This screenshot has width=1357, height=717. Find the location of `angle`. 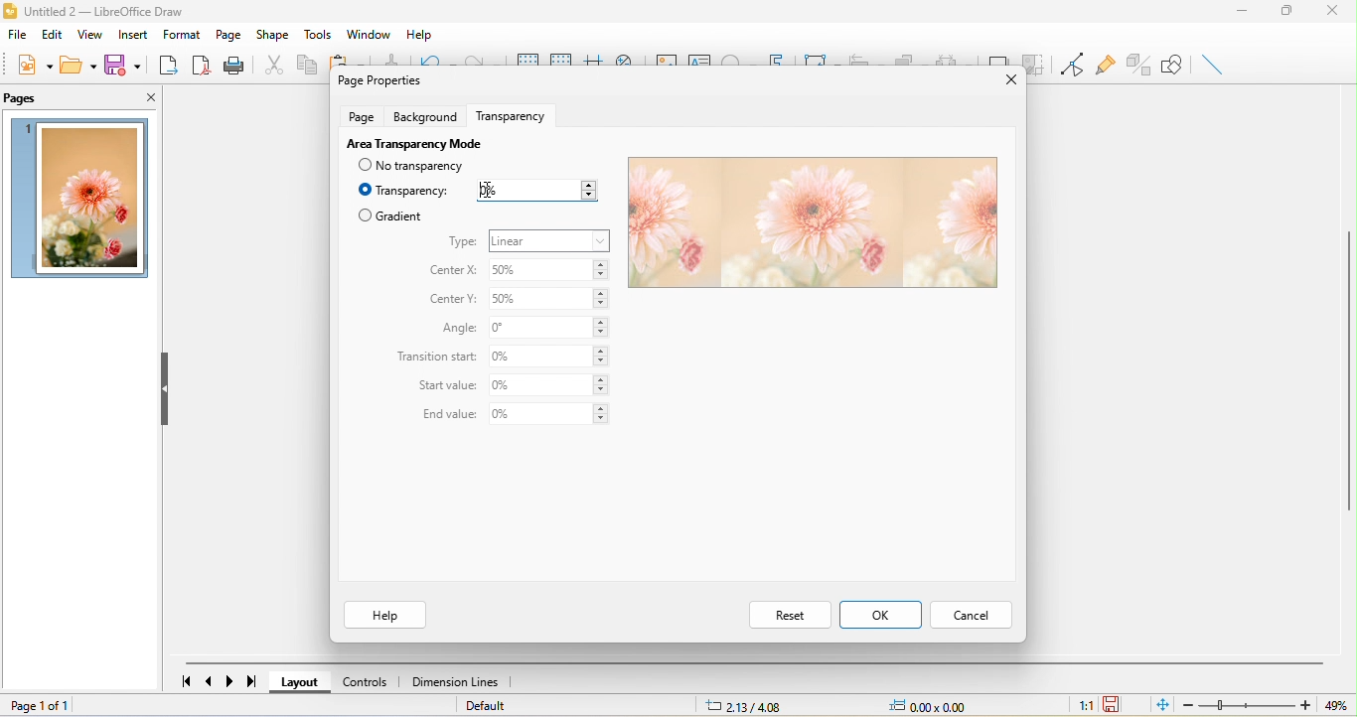

angle is located at coordinates (455, 329).